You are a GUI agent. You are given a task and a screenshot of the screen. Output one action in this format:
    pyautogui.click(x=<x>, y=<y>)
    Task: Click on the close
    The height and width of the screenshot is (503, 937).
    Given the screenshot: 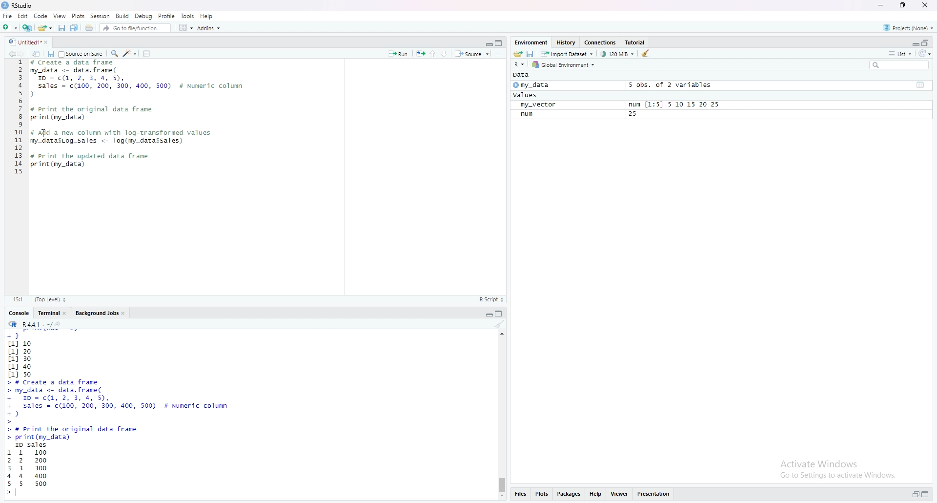 What is the action you would take?
    pyautogui.click(x=929, y=5)
    